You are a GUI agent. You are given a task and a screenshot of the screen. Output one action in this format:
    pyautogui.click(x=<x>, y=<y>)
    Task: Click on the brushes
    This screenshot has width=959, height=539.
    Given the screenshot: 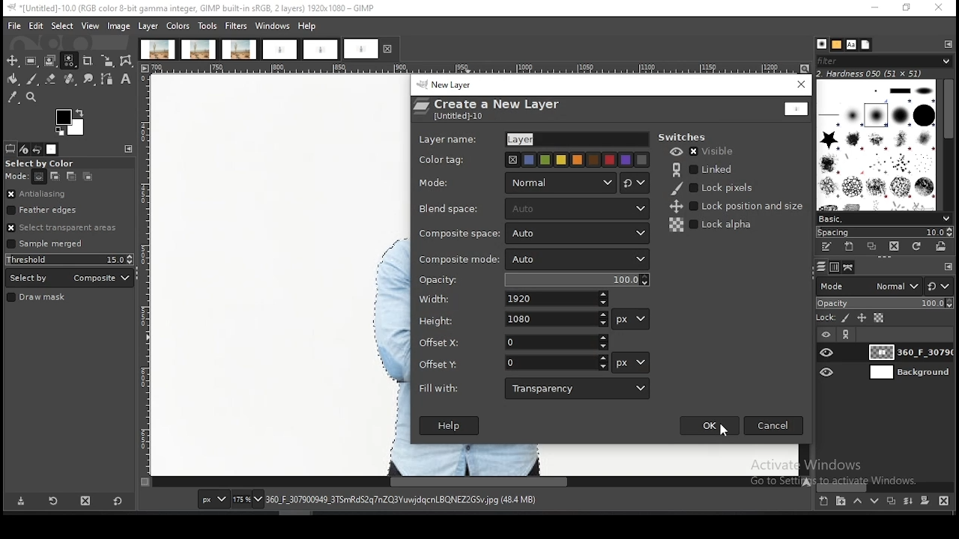 What is the action you would take?
    pyautogui.click(x=821, y=44)
    